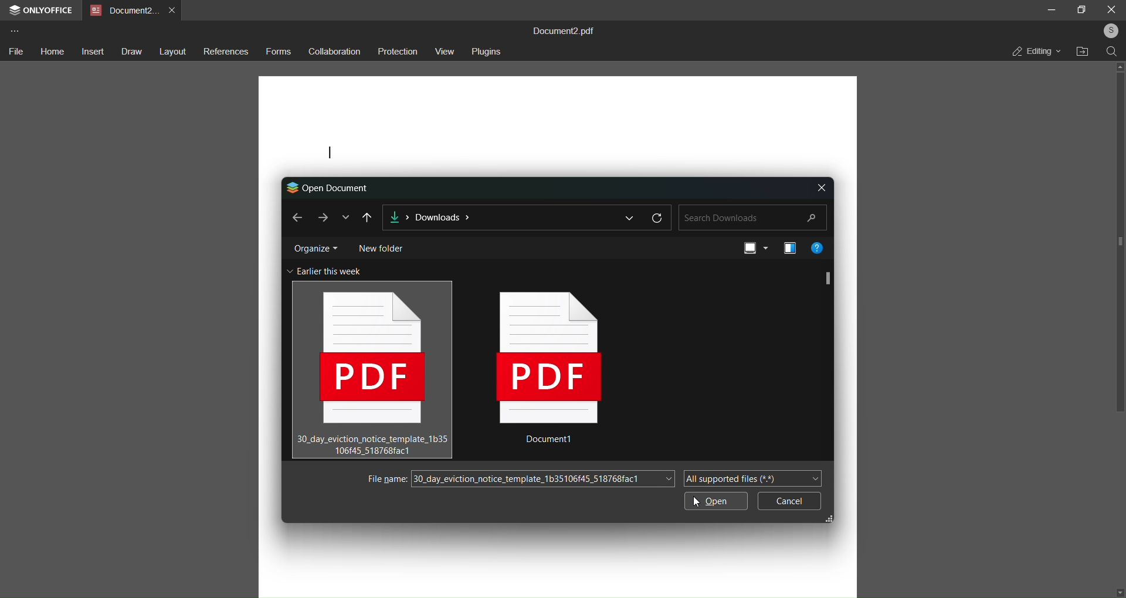 This screenshot has height=598, width=1126. What do you see at coordinates (835, 518) in the screenshot?
I see `resize` at bounding box center [835, 518].